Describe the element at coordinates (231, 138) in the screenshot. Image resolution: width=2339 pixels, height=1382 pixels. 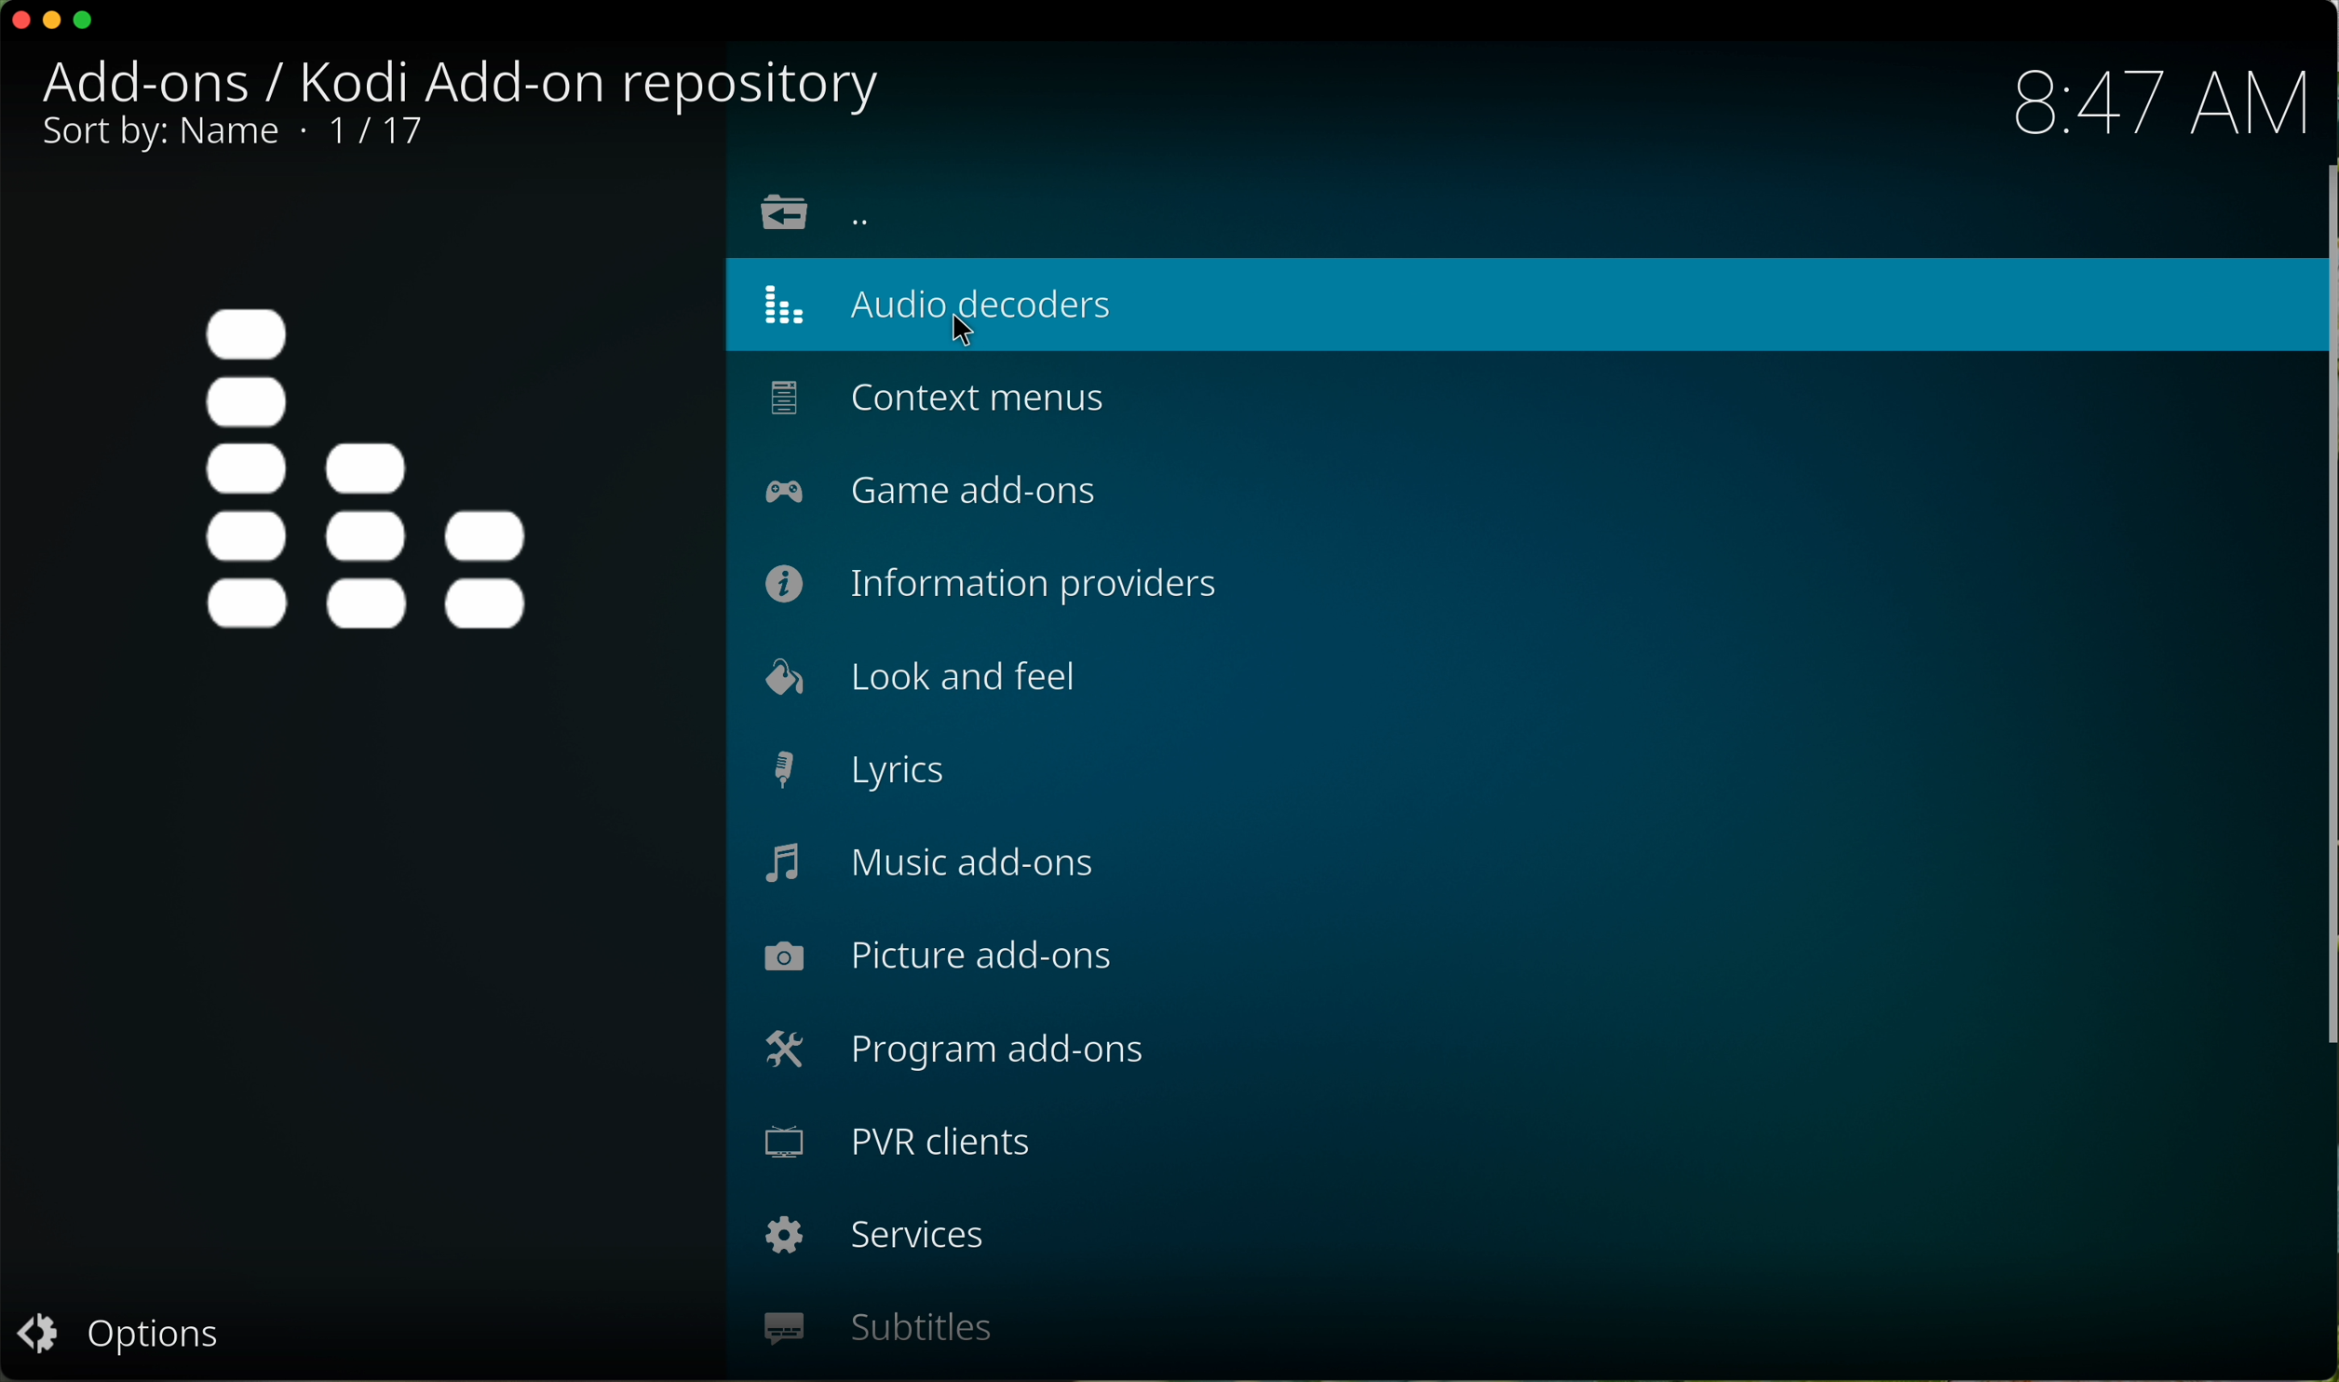
I see `1/17` at that location.